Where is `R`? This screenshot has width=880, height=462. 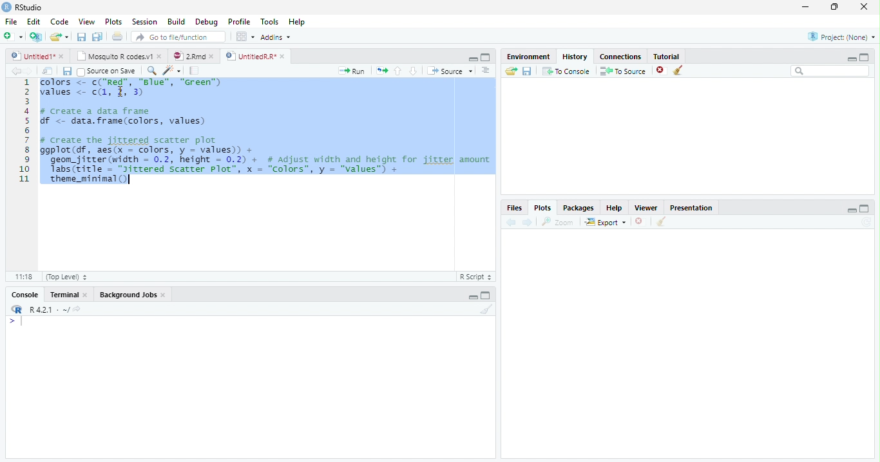
R is located at coordinates (16, 310).